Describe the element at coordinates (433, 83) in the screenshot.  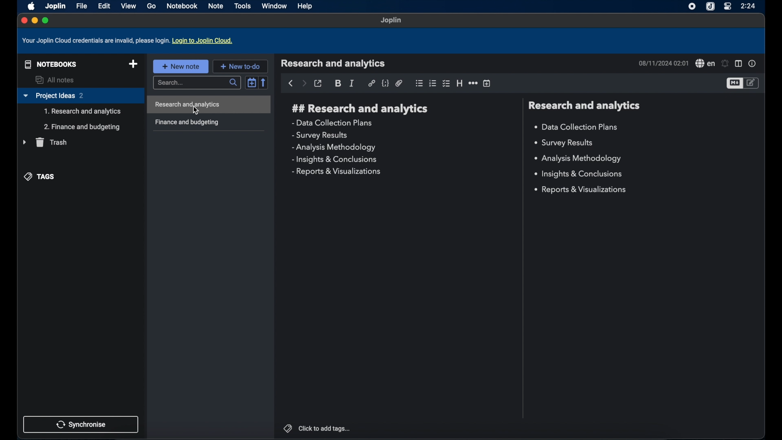
I see `numbered list` at that location.